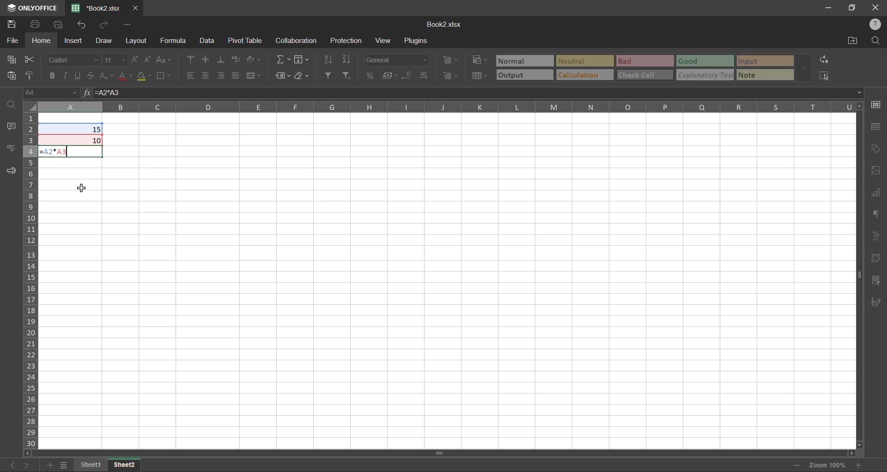 Image resolution: width=887 pixels, height=472 pixels. What do you see at coordinates (382, 42) in the screenshot?
I see `view` at bounding box center [382, 42].